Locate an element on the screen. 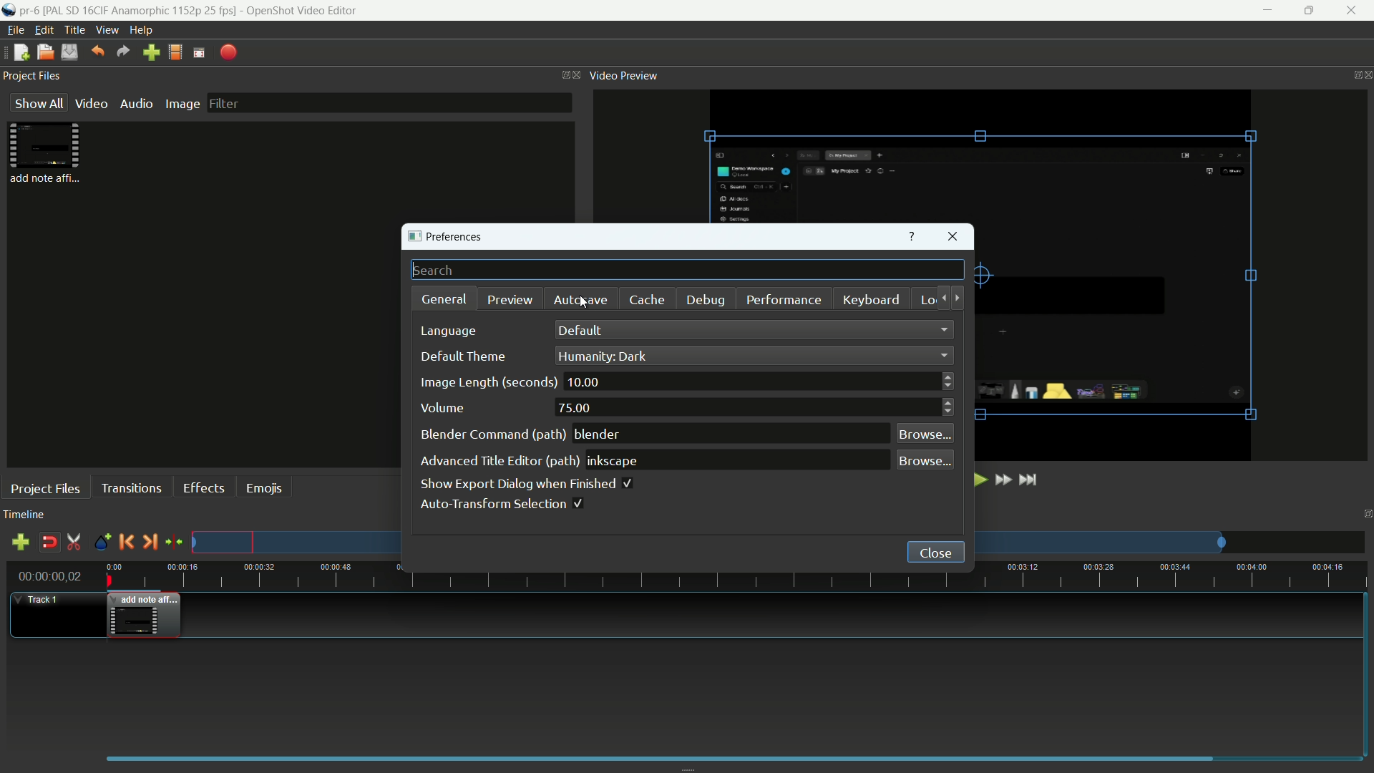 This screenshot has height=773, width=1374. close app is located at coordinates (1353, 11).